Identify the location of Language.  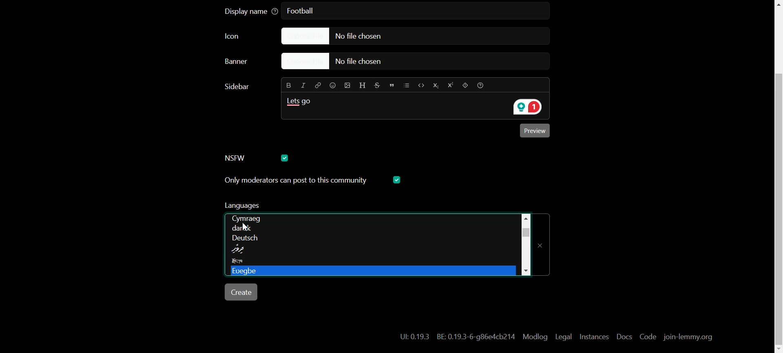
(369, 272).